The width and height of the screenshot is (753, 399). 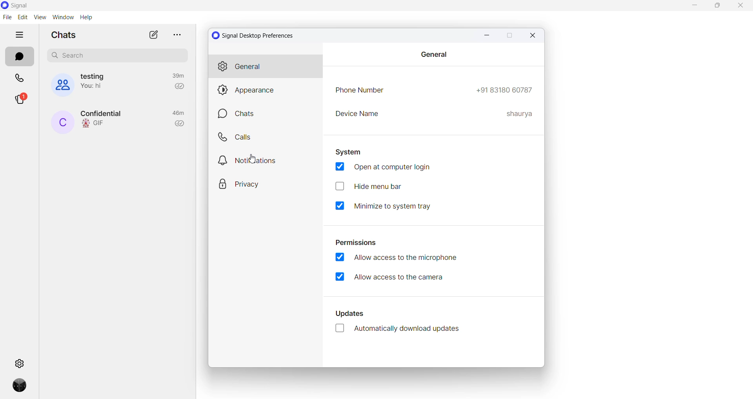 What do you see at coordinates (267, 90) in the screenshot?
I see `appearance` at bounding box center [267, 90].